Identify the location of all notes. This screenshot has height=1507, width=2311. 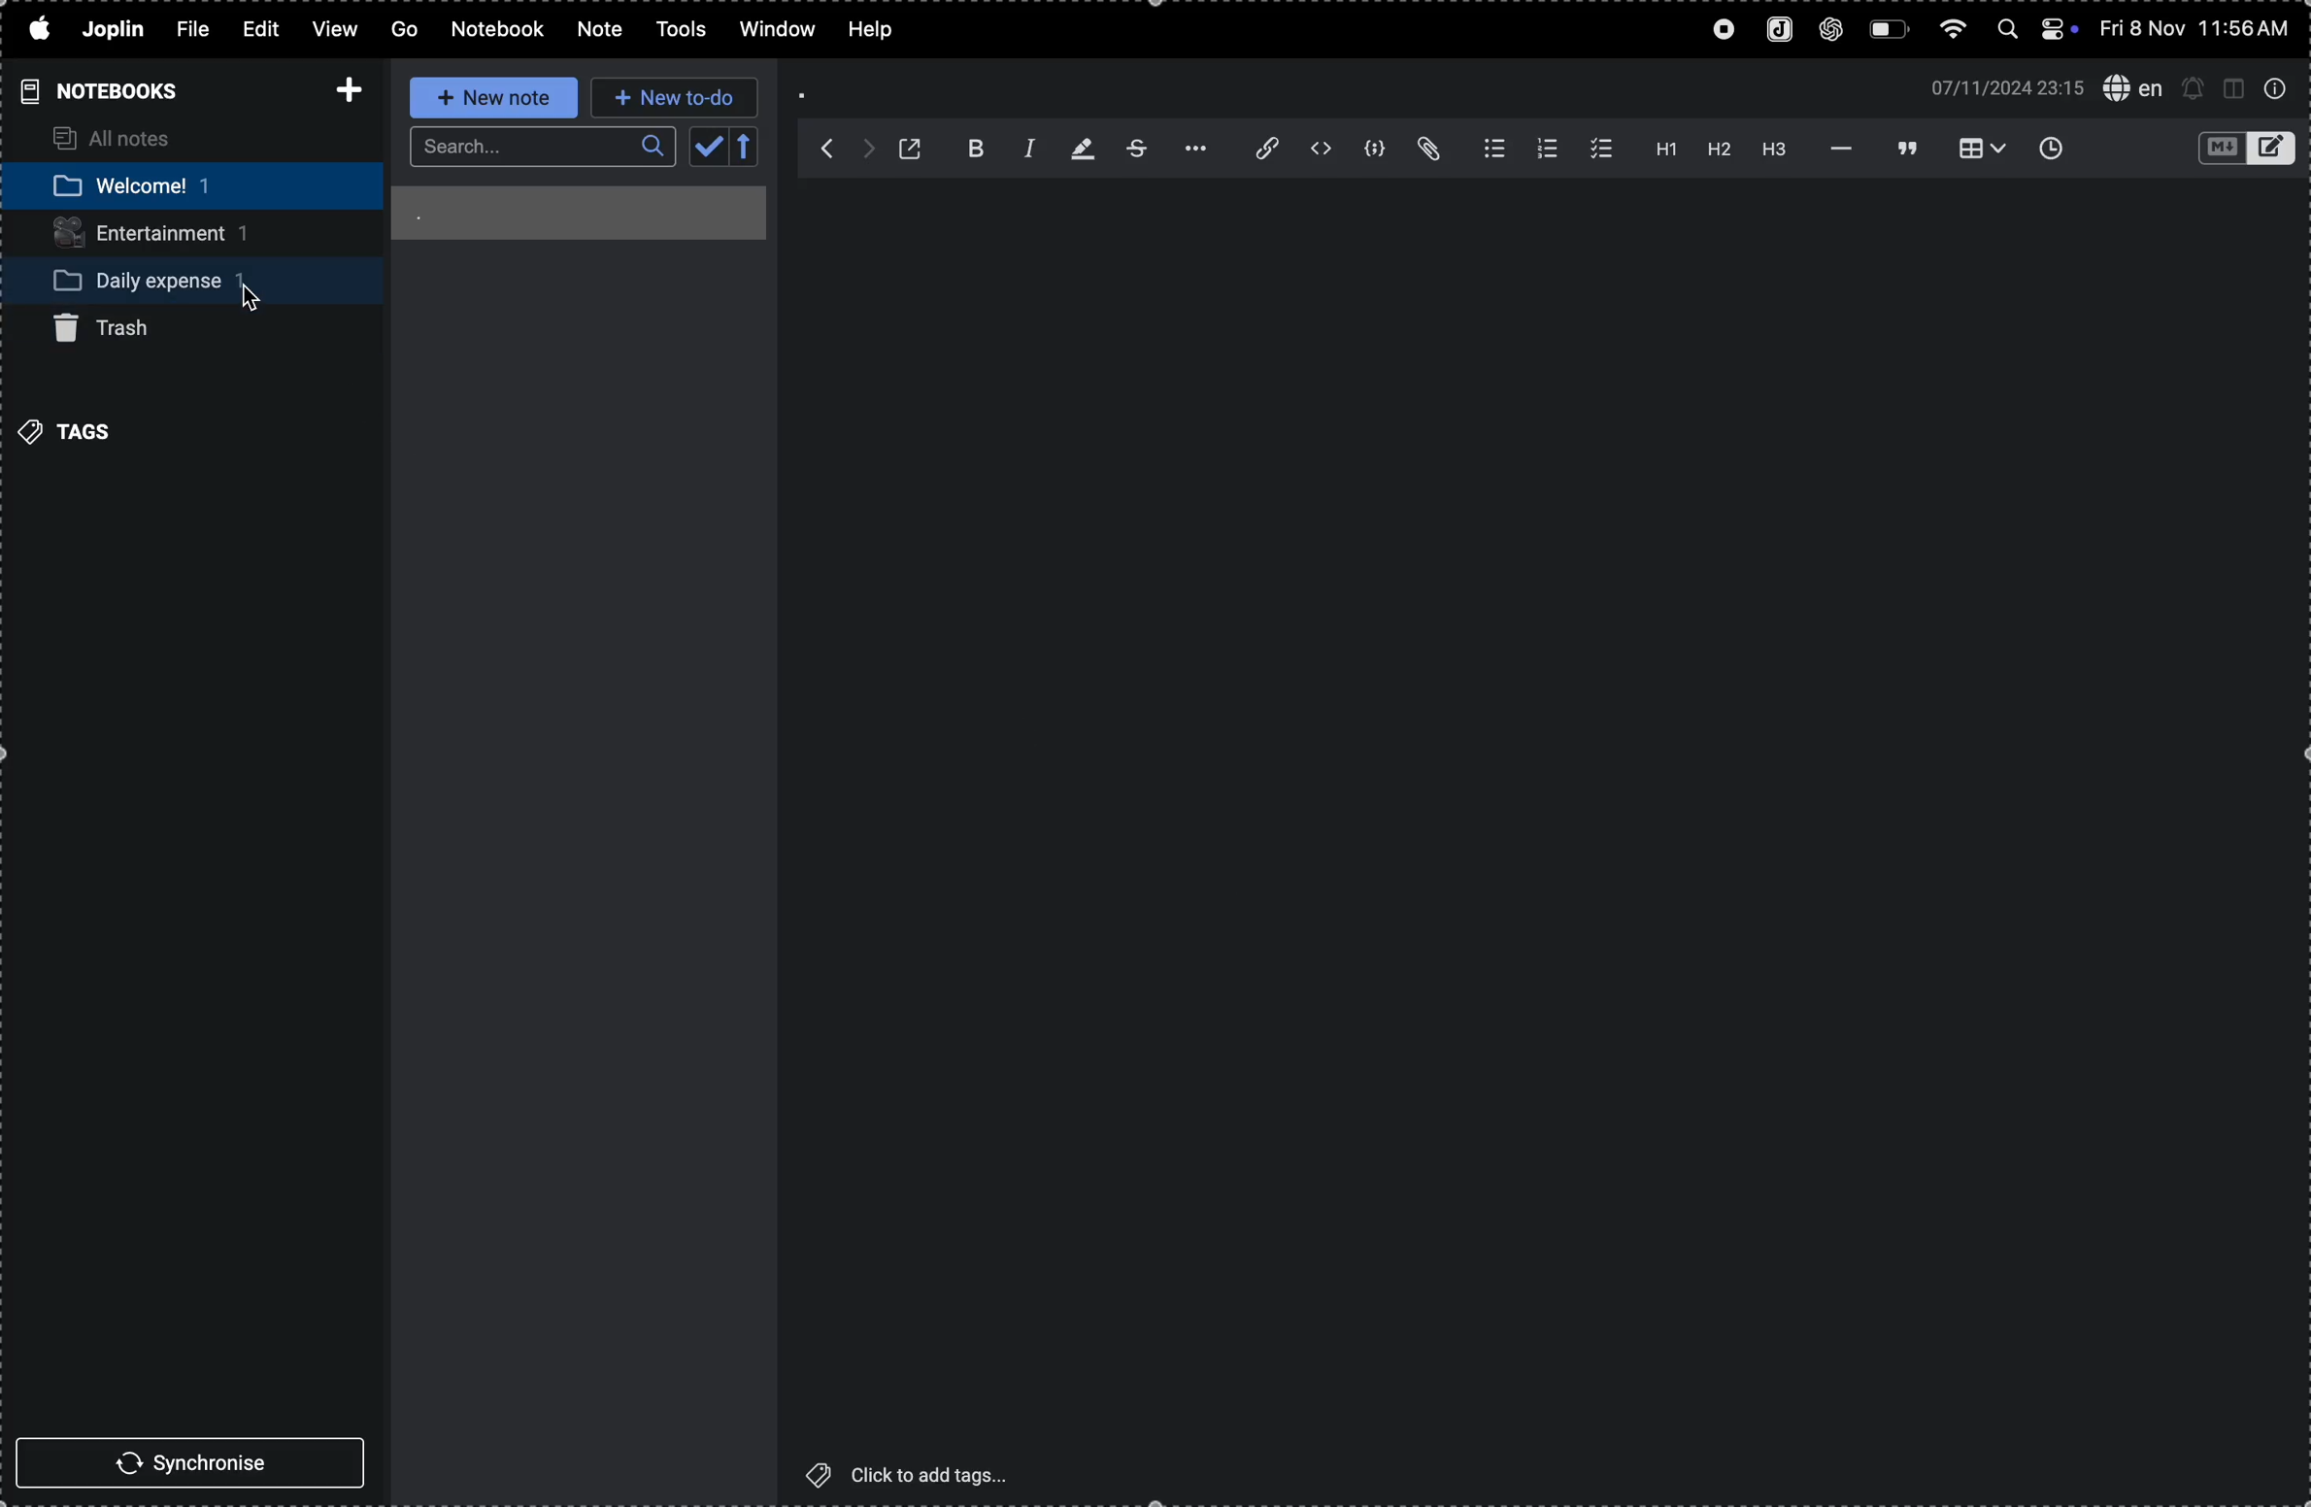
(117, 140).